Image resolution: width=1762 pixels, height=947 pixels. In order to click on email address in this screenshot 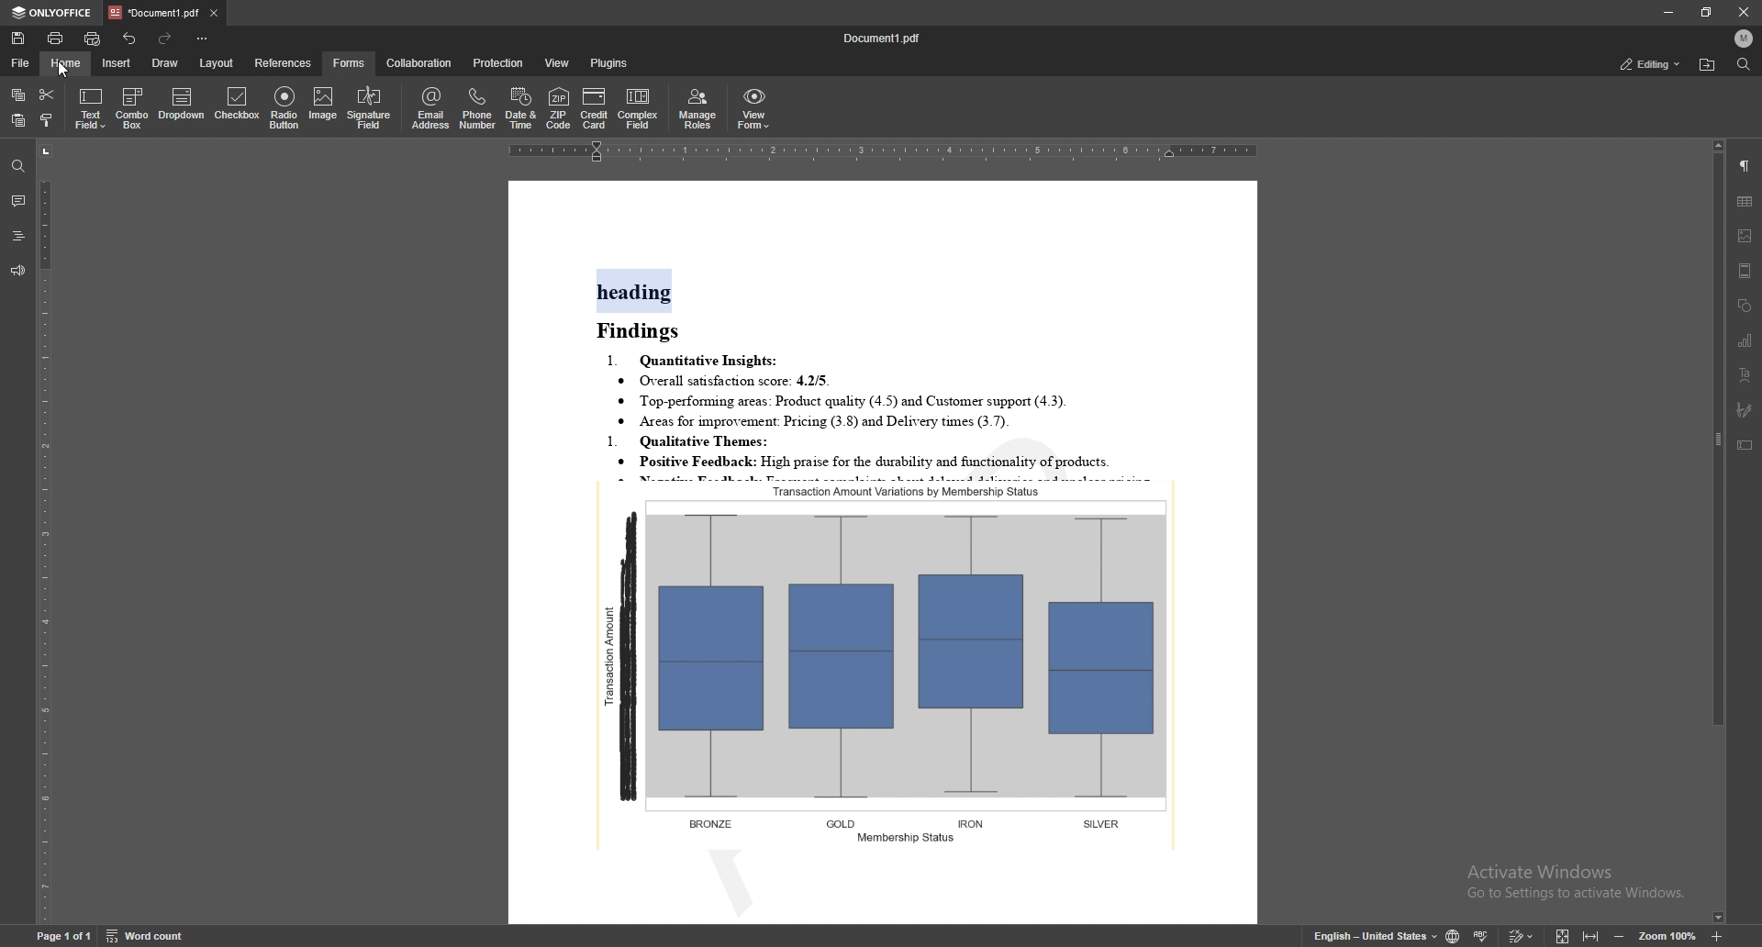, I will do `click(431, 107)`.